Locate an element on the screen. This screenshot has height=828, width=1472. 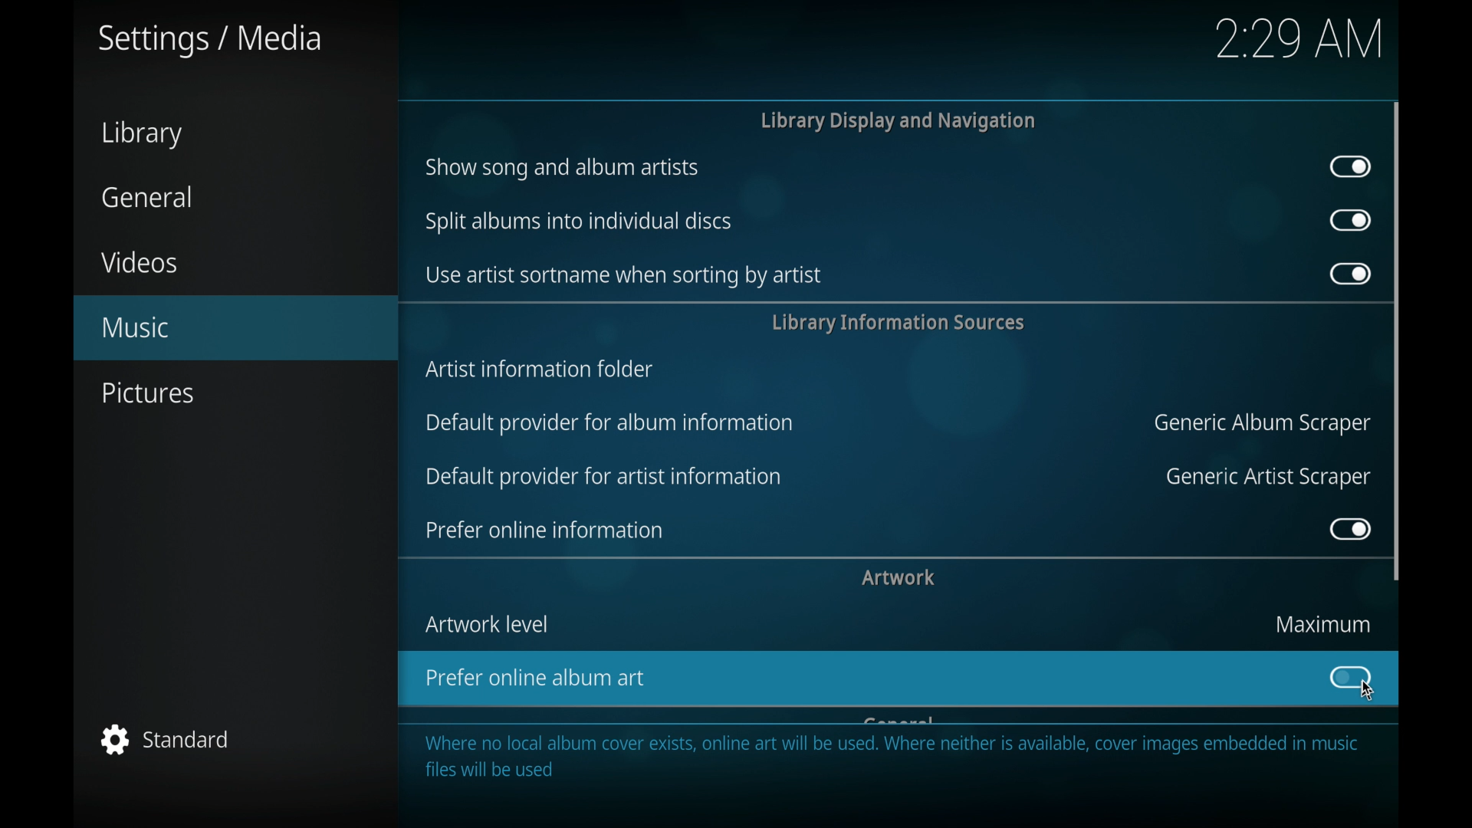
general is located at coordinates (148, 197).